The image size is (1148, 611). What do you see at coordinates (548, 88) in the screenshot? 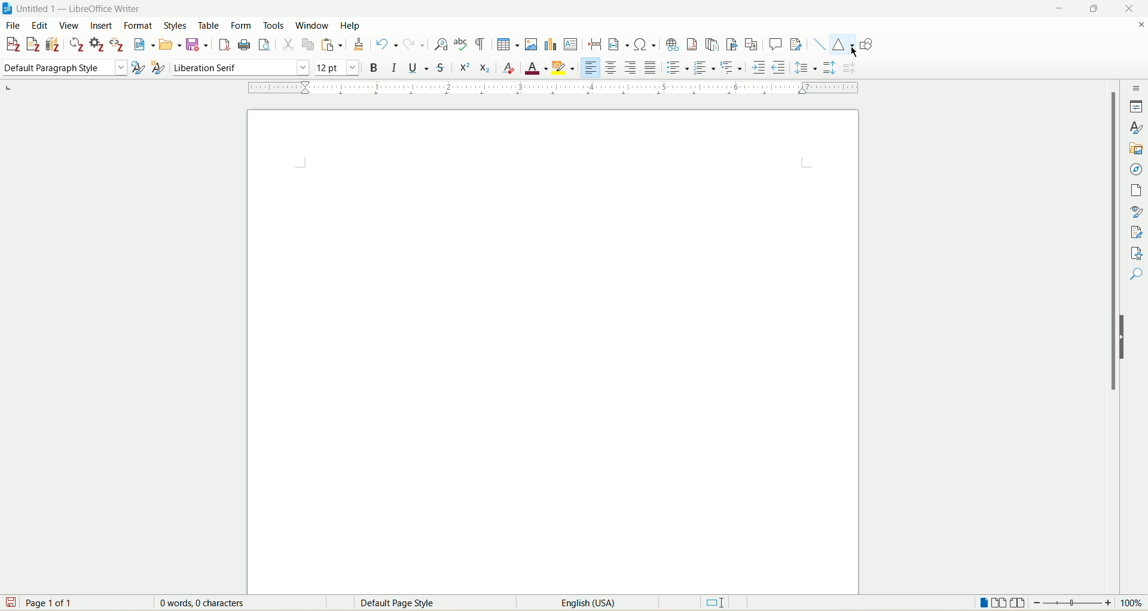
I see `ruler` at bounding box center [548, 88].